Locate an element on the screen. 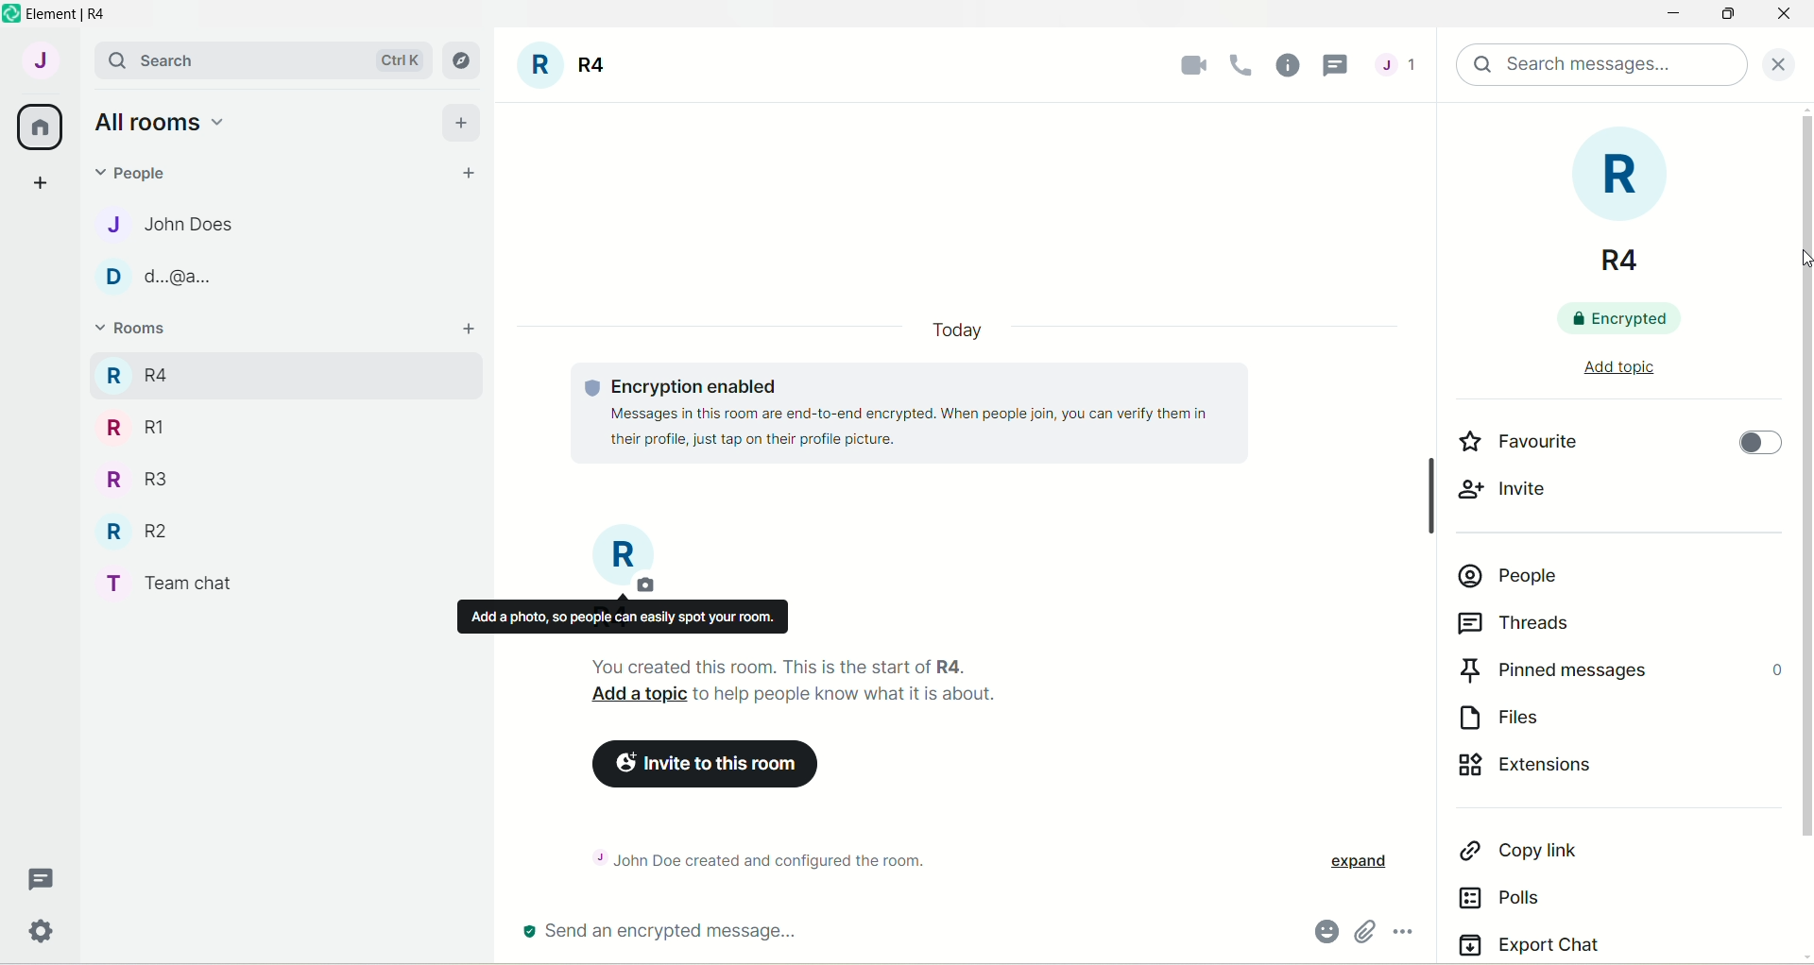 The height and width of the screenshot is (965, 1814). room title is located at coordinates (625, 560).